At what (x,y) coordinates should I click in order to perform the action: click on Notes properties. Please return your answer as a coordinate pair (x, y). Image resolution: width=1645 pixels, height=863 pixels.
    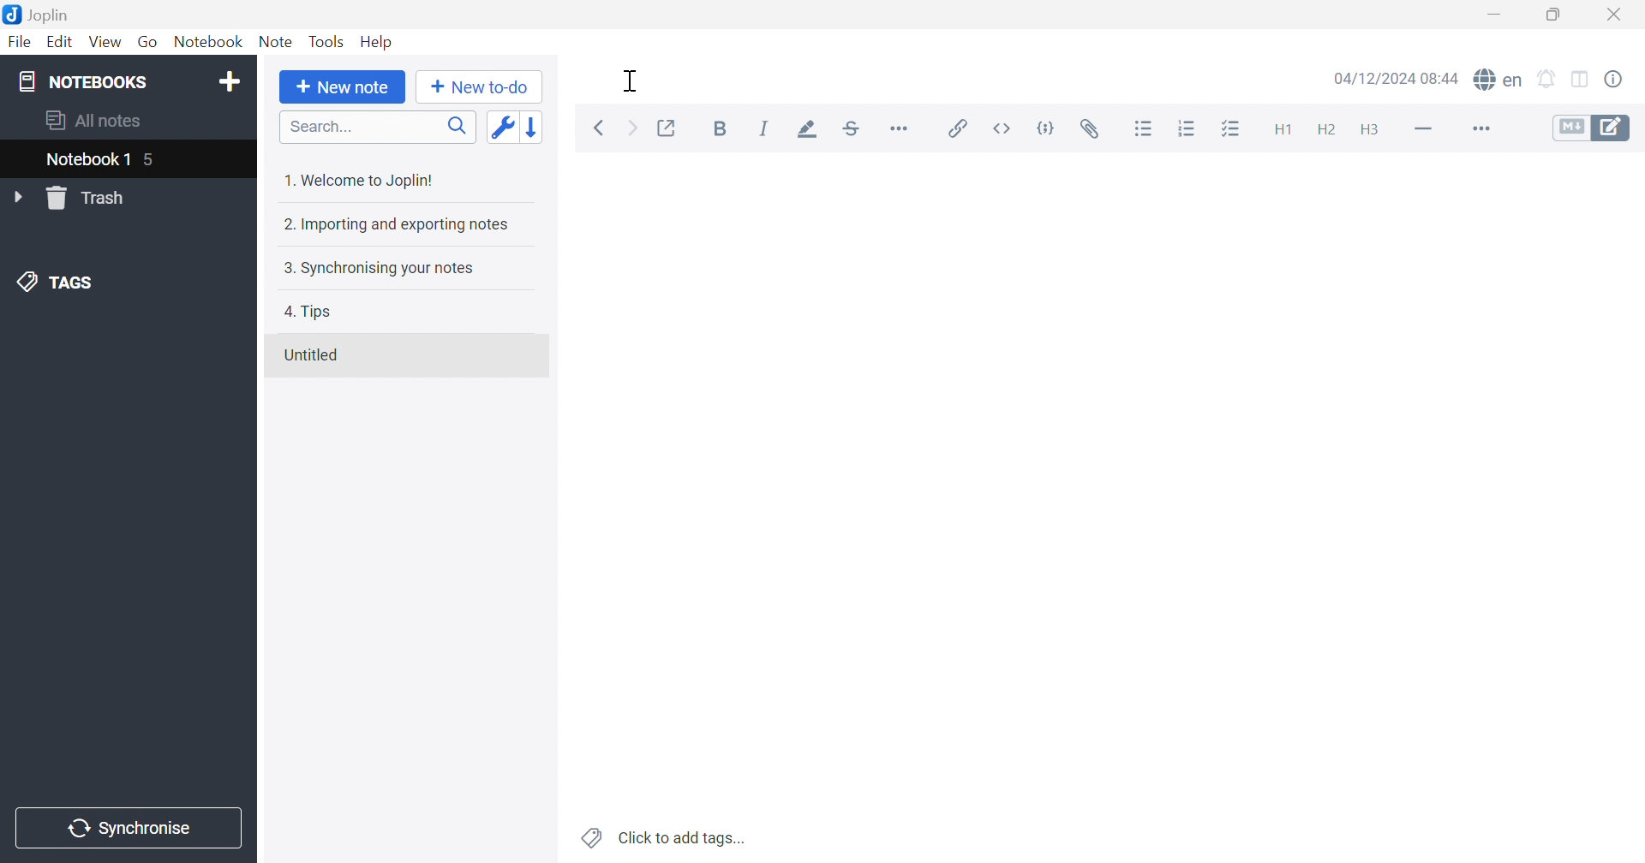
    Looking at the image, I should click on (1616, 79).